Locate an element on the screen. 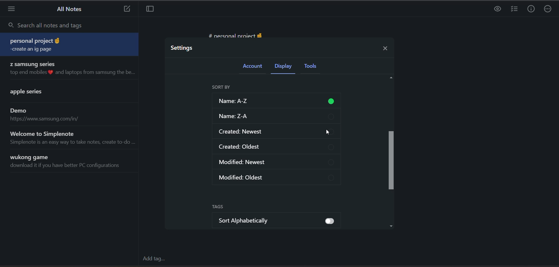  settings is located at coordinates (184, 49).